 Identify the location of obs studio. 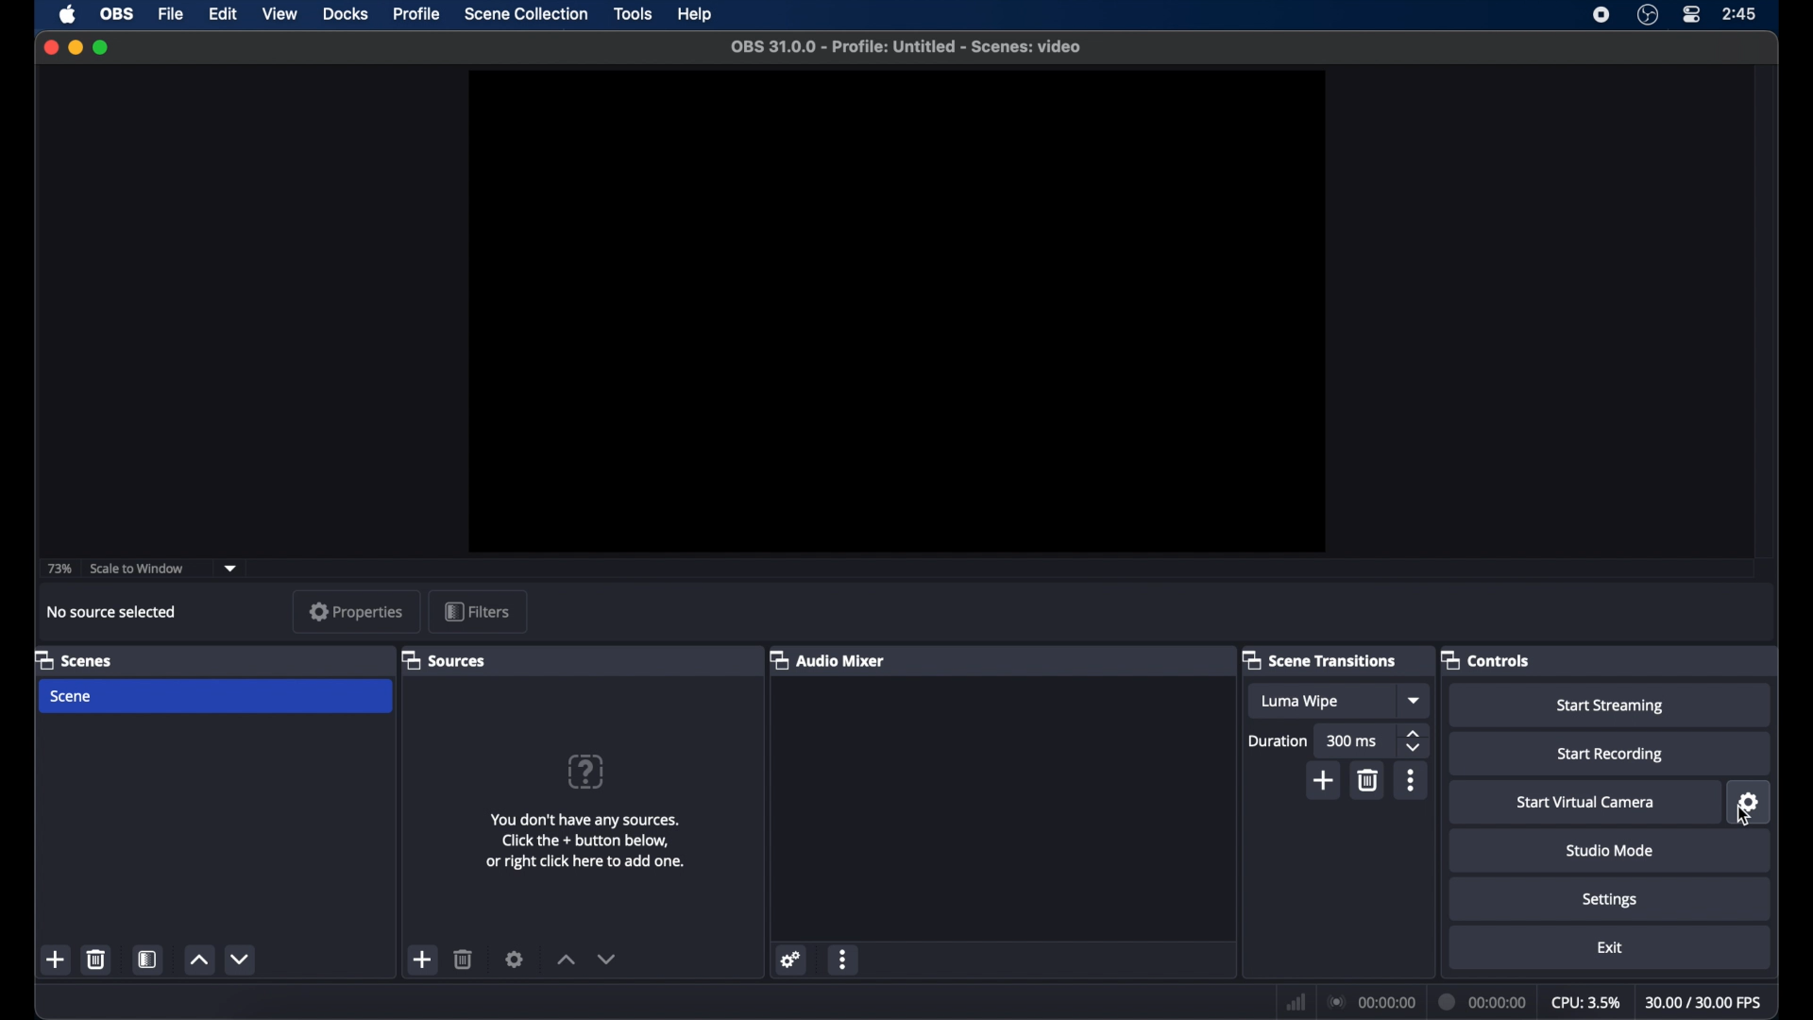
(1647, 15).